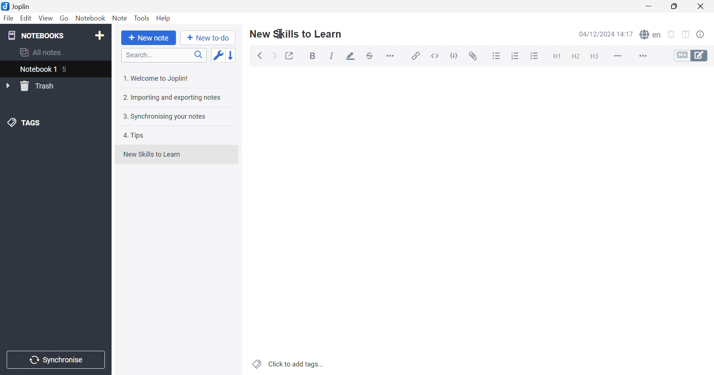 The width and height of the screenshot is (714, 375). I want to click on Forward, so click(275, 57).